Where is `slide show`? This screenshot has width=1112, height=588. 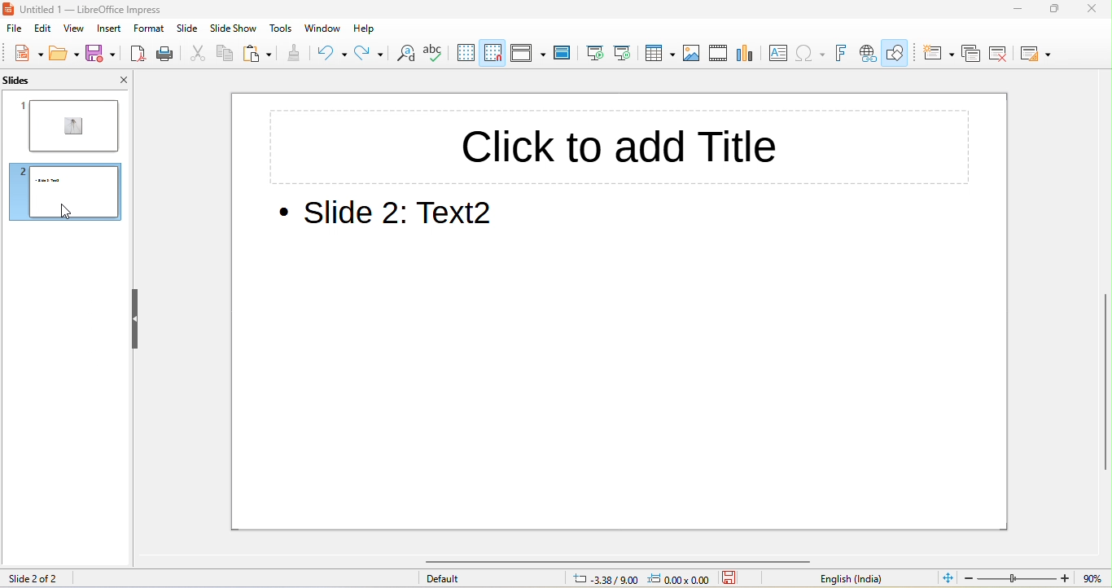
slide show is located at coordinates (234, 30).